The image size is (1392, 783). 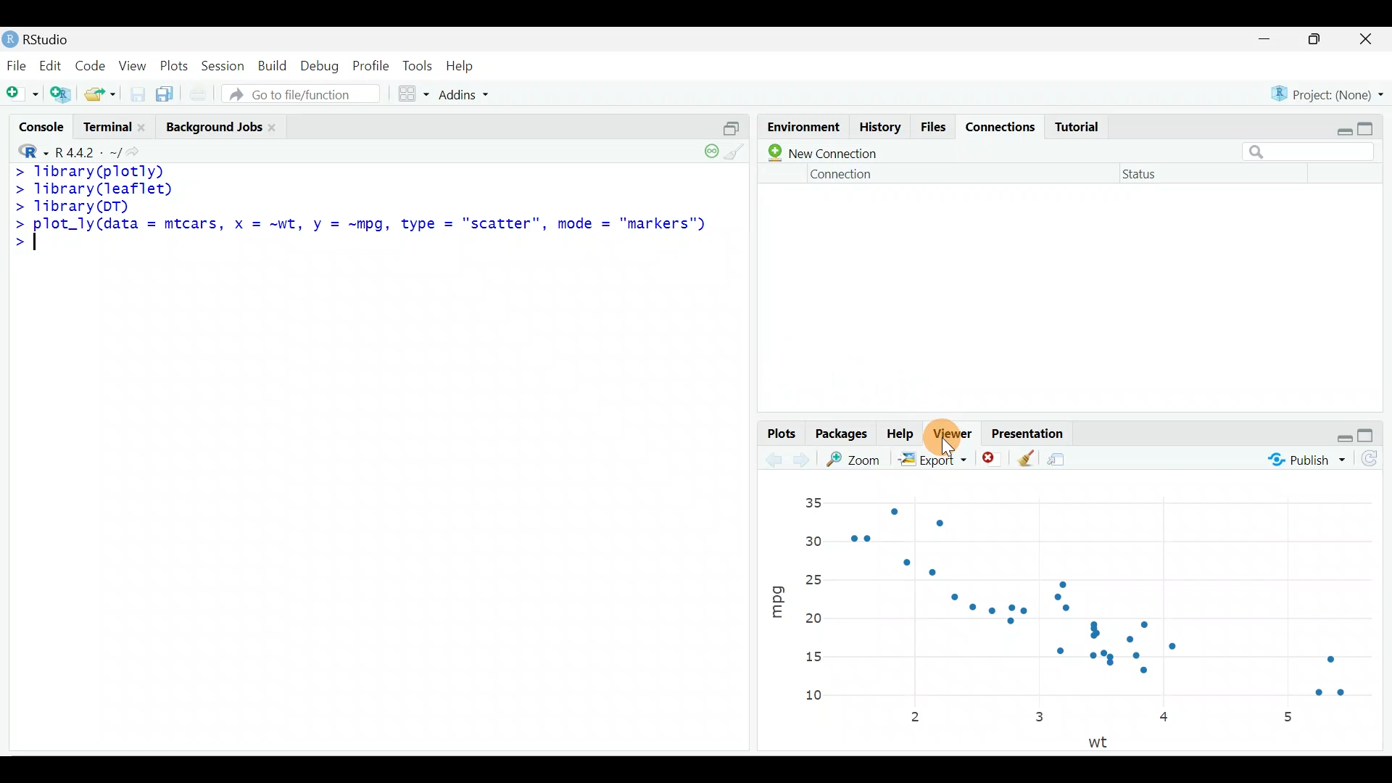 What do you see at coordinates (275, 125) in the screenshot?
I see `close Background jobs` at bounding box center [275, 125].